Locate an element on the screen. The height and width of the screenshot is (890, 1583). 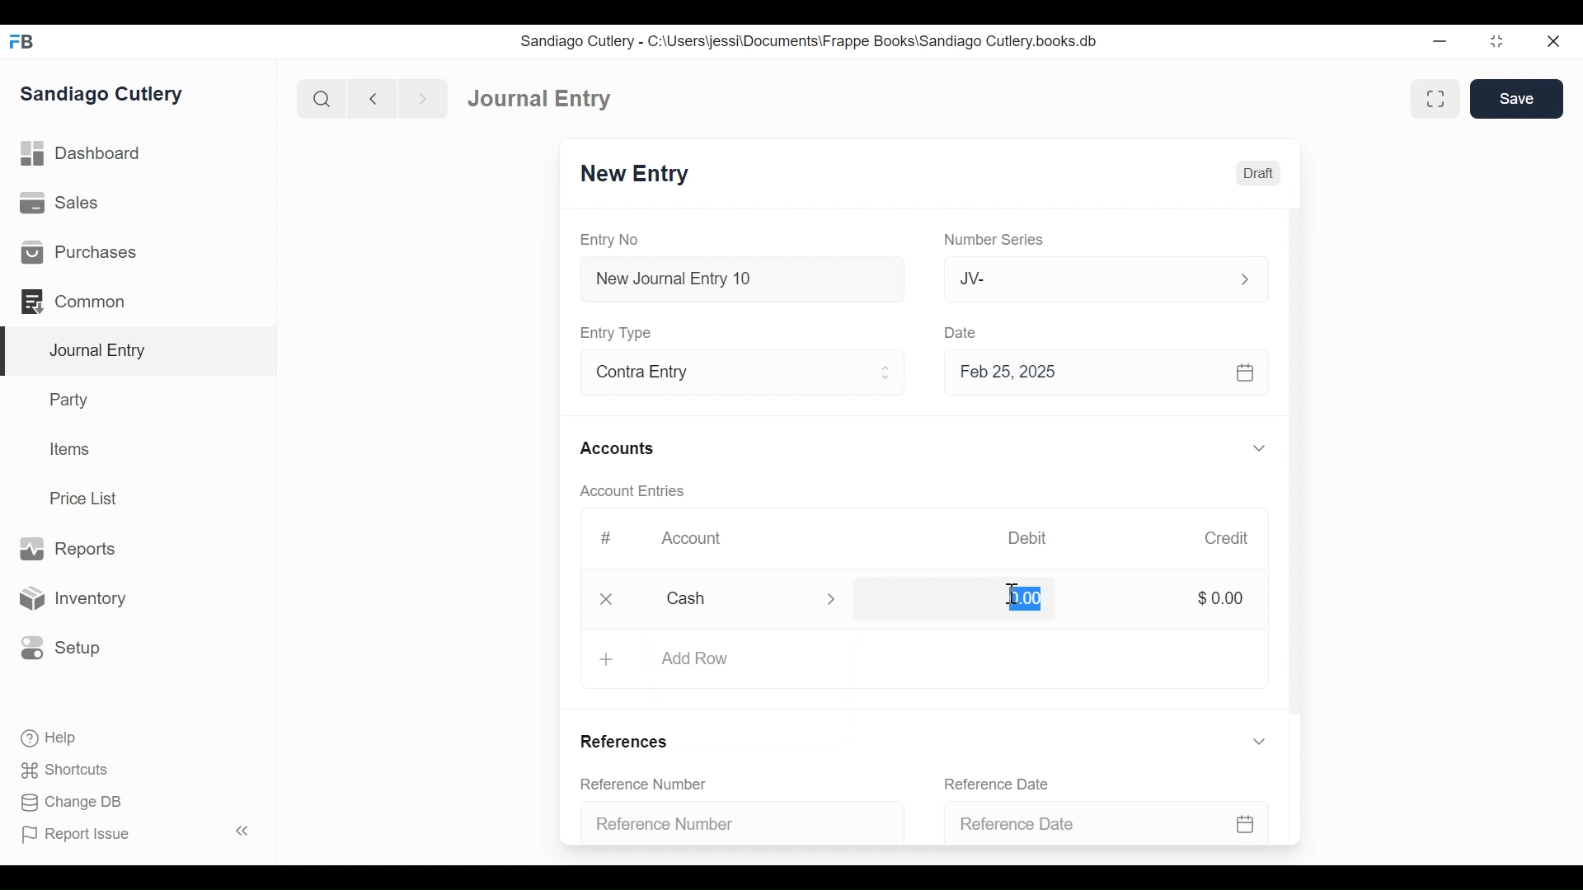
Setup is located at coordinates (61, 646).